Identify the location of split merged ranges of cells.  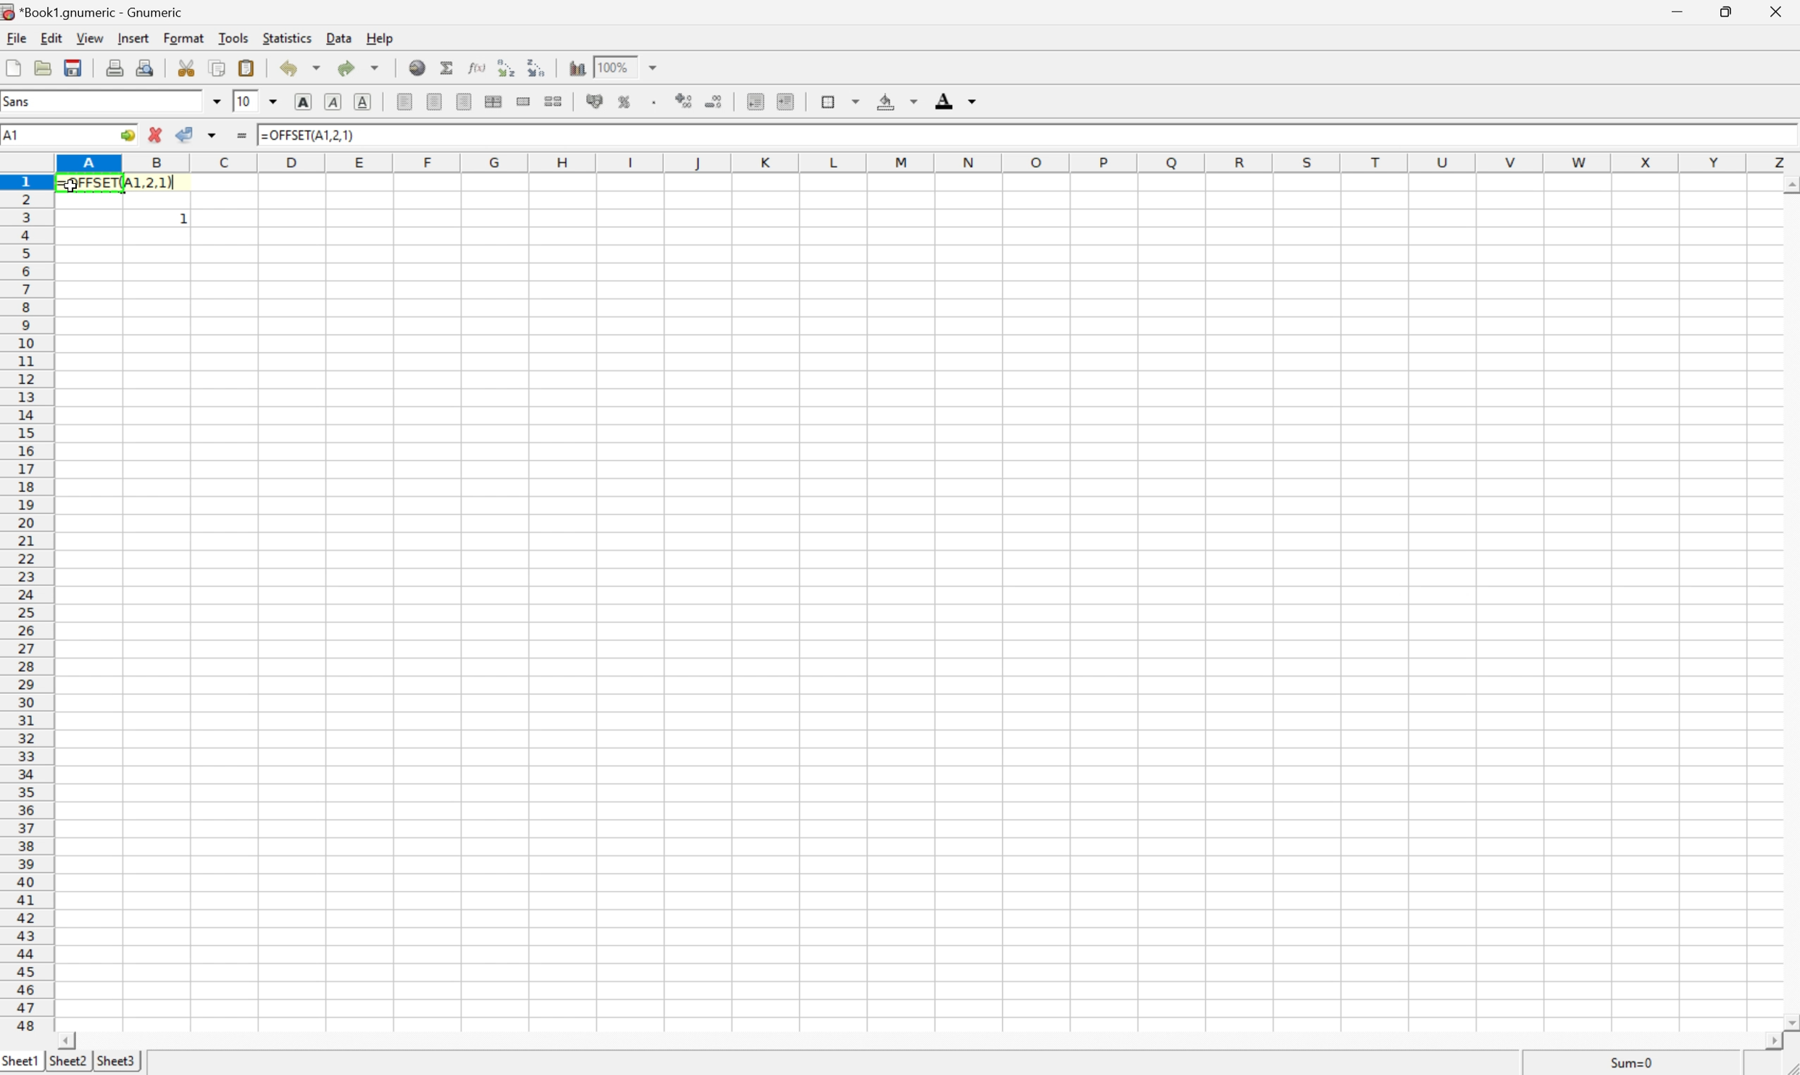
(556, 99).